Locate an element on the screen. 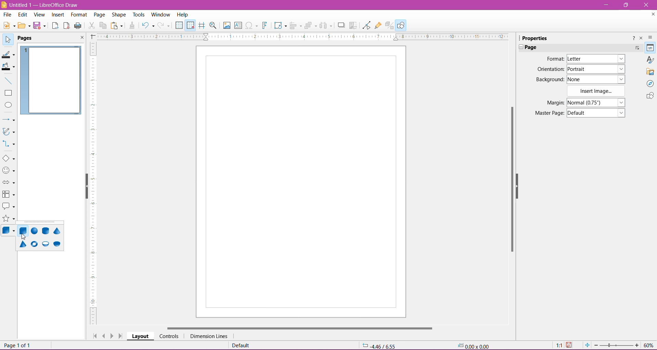 Image resolution: width=657 pixels, height=350 pixels. Close is located at coordinates (646, 5).